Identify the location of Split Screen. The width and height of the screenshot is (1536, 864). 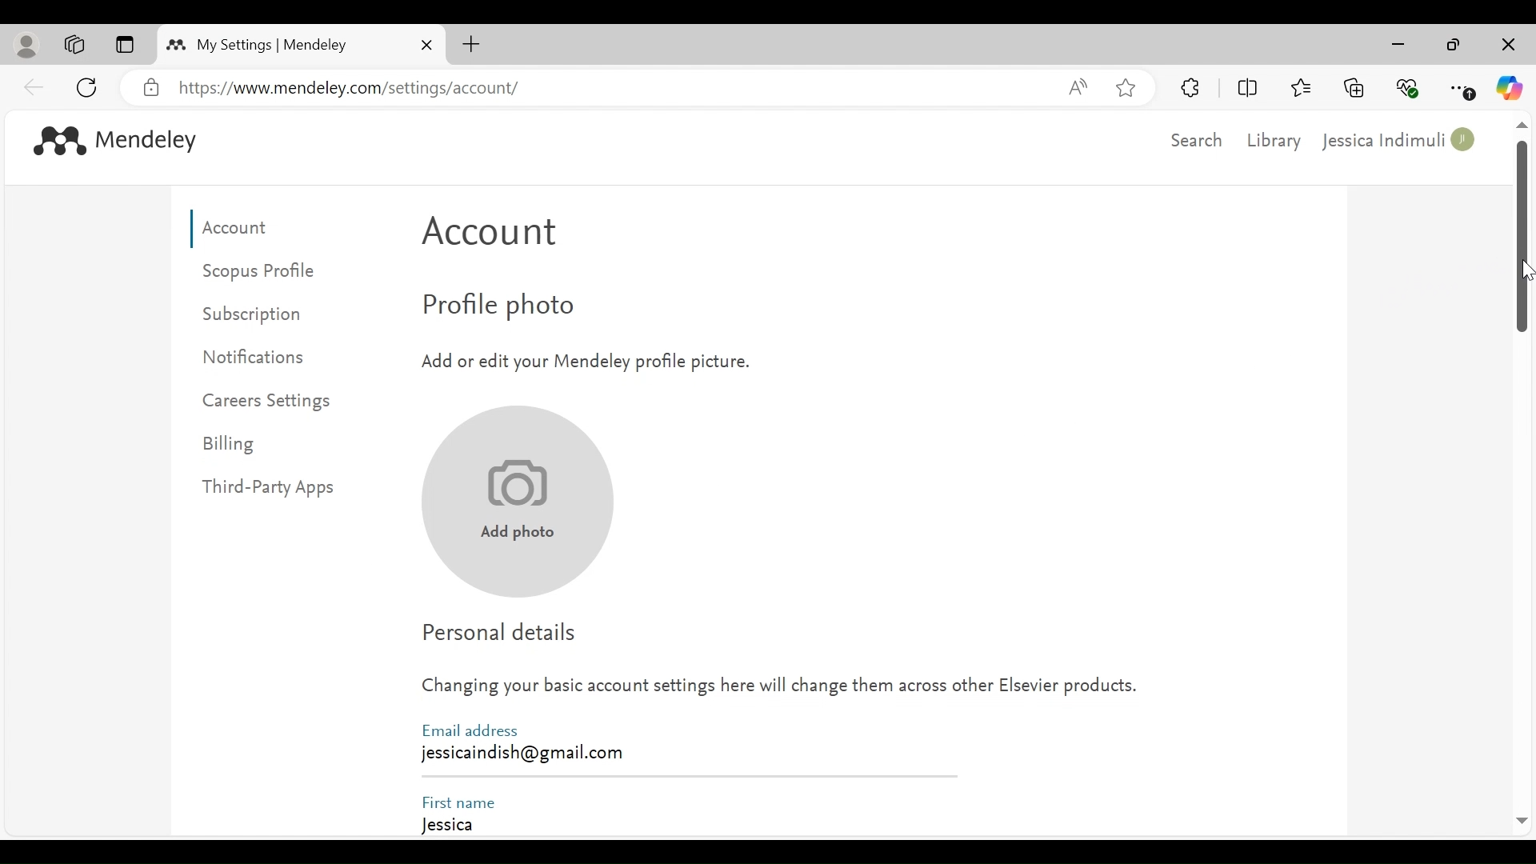
(1250, 88).